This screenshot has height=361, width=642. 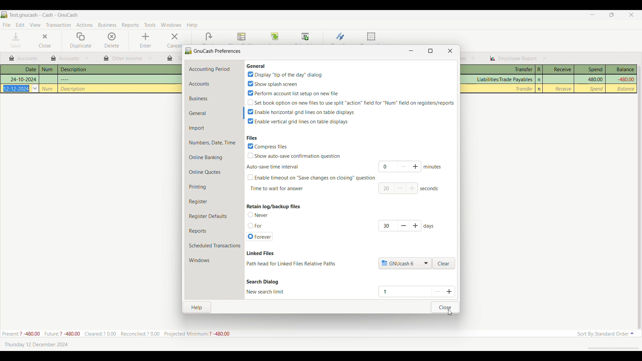 I want to click on n, so click(x=540, y=80).